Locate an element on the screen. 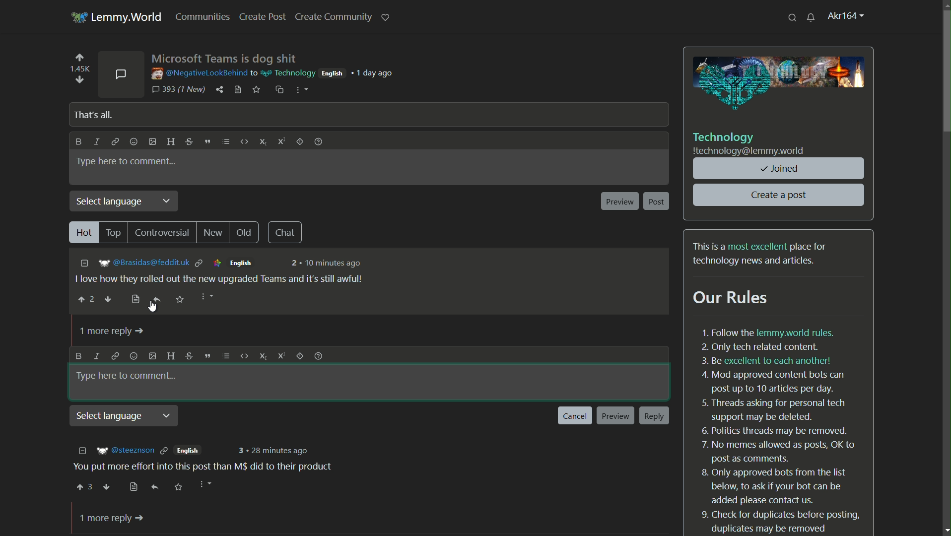  preview is located at coordinates (619, 201).